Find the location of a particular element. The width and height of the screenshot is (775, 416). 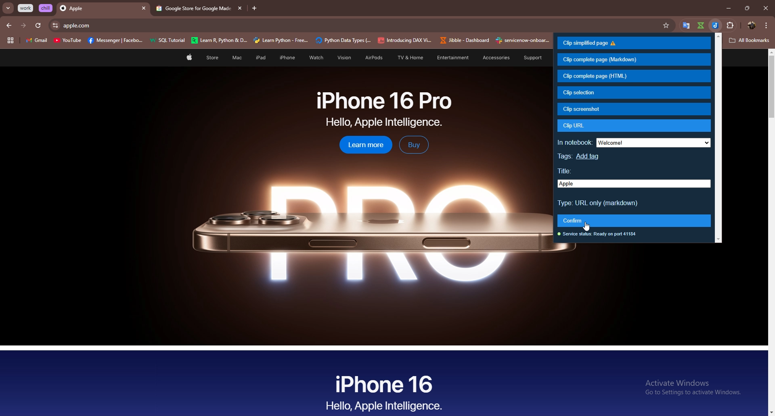

refresh is located at coordinates (38, 26).